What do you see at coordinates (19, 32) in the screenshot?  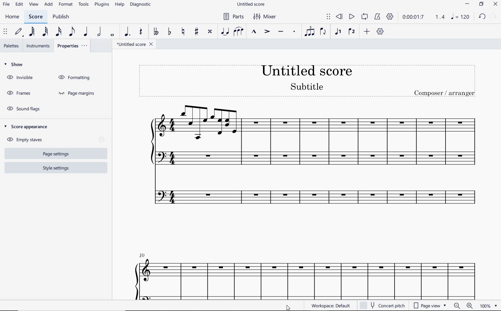 I see `DEFAULT (STEP TIME)` at bounding box center [19, 32].